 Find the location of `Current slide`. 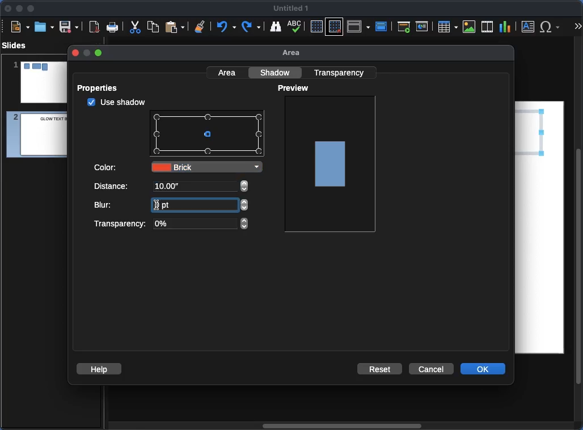

Current slide is located at coordinates (424, 27).